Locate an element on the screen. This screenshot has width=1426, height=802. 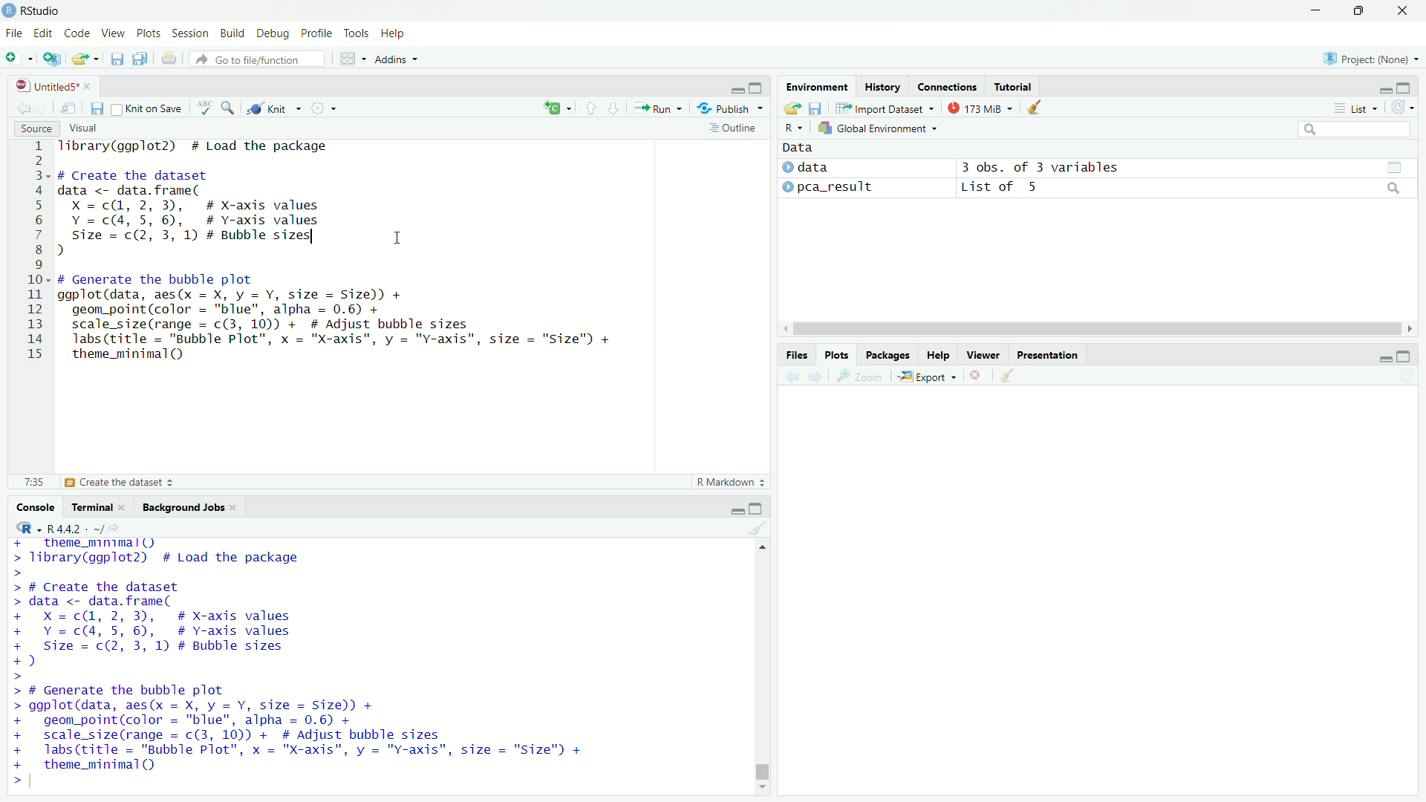
Tibrary(ggplot2) # Load the package

# Create the dataset

data <- data. frame(
X =c(@, 2, 3), # X-axis values
Y = c(4, 5, 6), # Y-axis values
size = c(2, 3, 1) # Bubble sizes

)

# Generate the bubble plot

ggplot(data, aes(x = X, y = Y, size = Size)) +
geom_point(color = "blue", alpha = 0.6) +
scale_size(range = c(3, 10)) + # Adjust bubble sizes
labs (title = "Bubble Plot", x = "X-axis", y = "Y-axis", size = "Size") +
theme_minimal () is located at coordinates (301, 663).